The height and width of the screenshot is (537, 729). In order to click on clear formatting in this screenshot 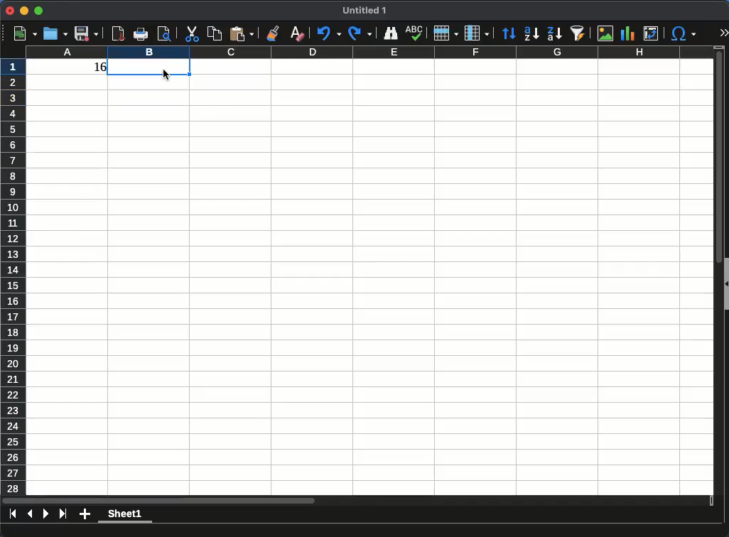, I will do `click(296, 34)`.